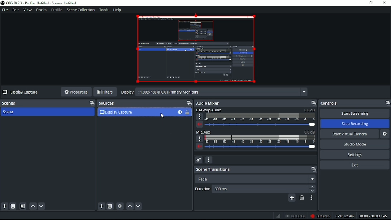 This screenshot has height=220, width=391. Describe the element at coordinates (312, 198) in the screenshot. I see `Transition properties` at that location.